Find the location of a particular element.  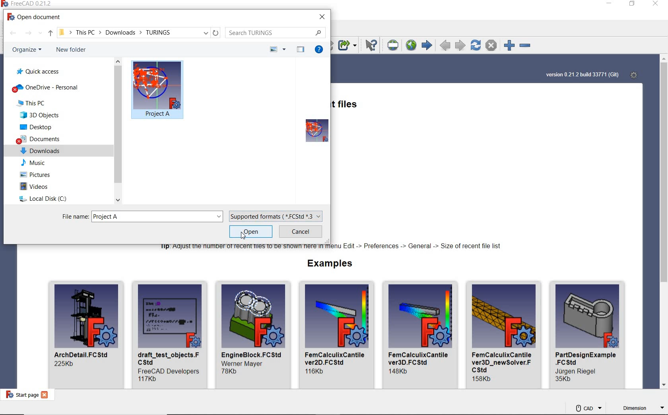

local disk C is located at coordinates (43, 198).